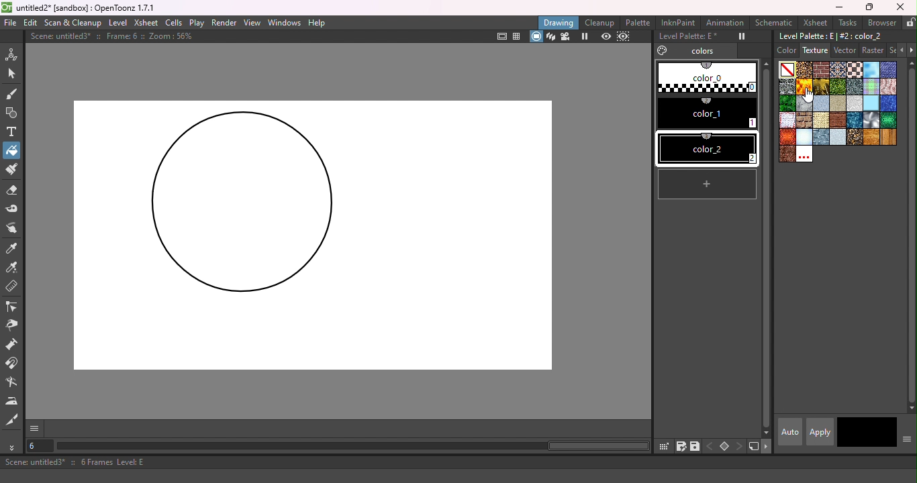 Image resolution: width=917 pixels, height=483 pixels. Describe the element at coordinates (694, 51) in the screenshot. I see `Colors` at that location.